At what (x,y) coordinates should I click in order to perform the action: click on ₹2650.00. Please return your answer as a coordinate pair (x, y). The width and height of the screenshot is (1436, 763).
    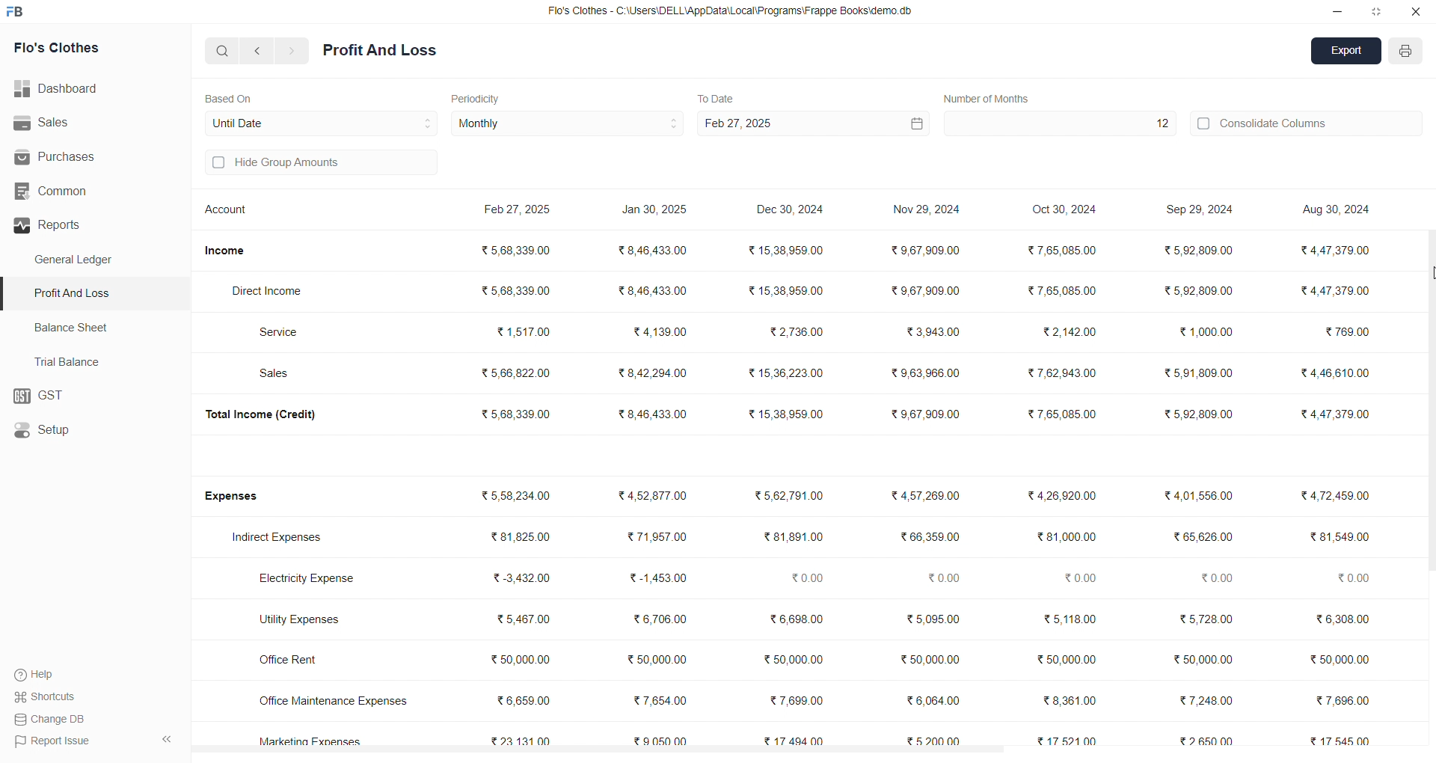
    Looking at the image, I should click on (1204, 741).